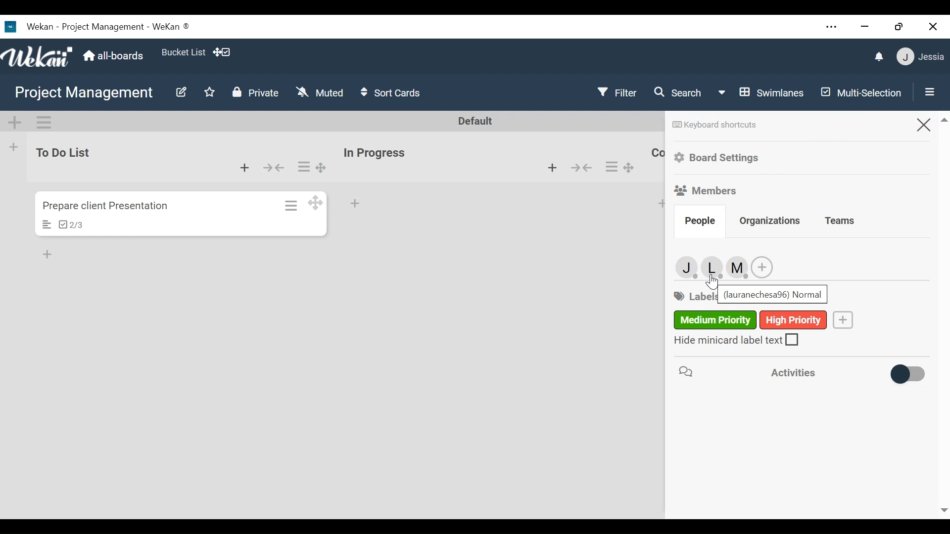 This screenshot has height=534, width=950. I want to click on Members, so click(709, 267).